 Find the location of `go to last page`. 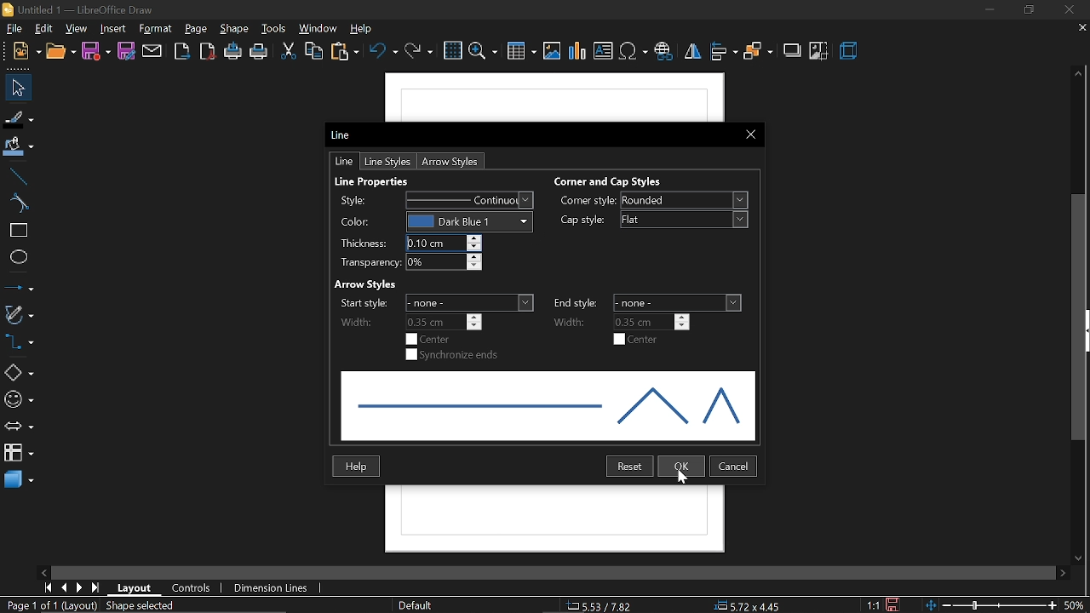

go to last page is located at coordinates (95, 587).